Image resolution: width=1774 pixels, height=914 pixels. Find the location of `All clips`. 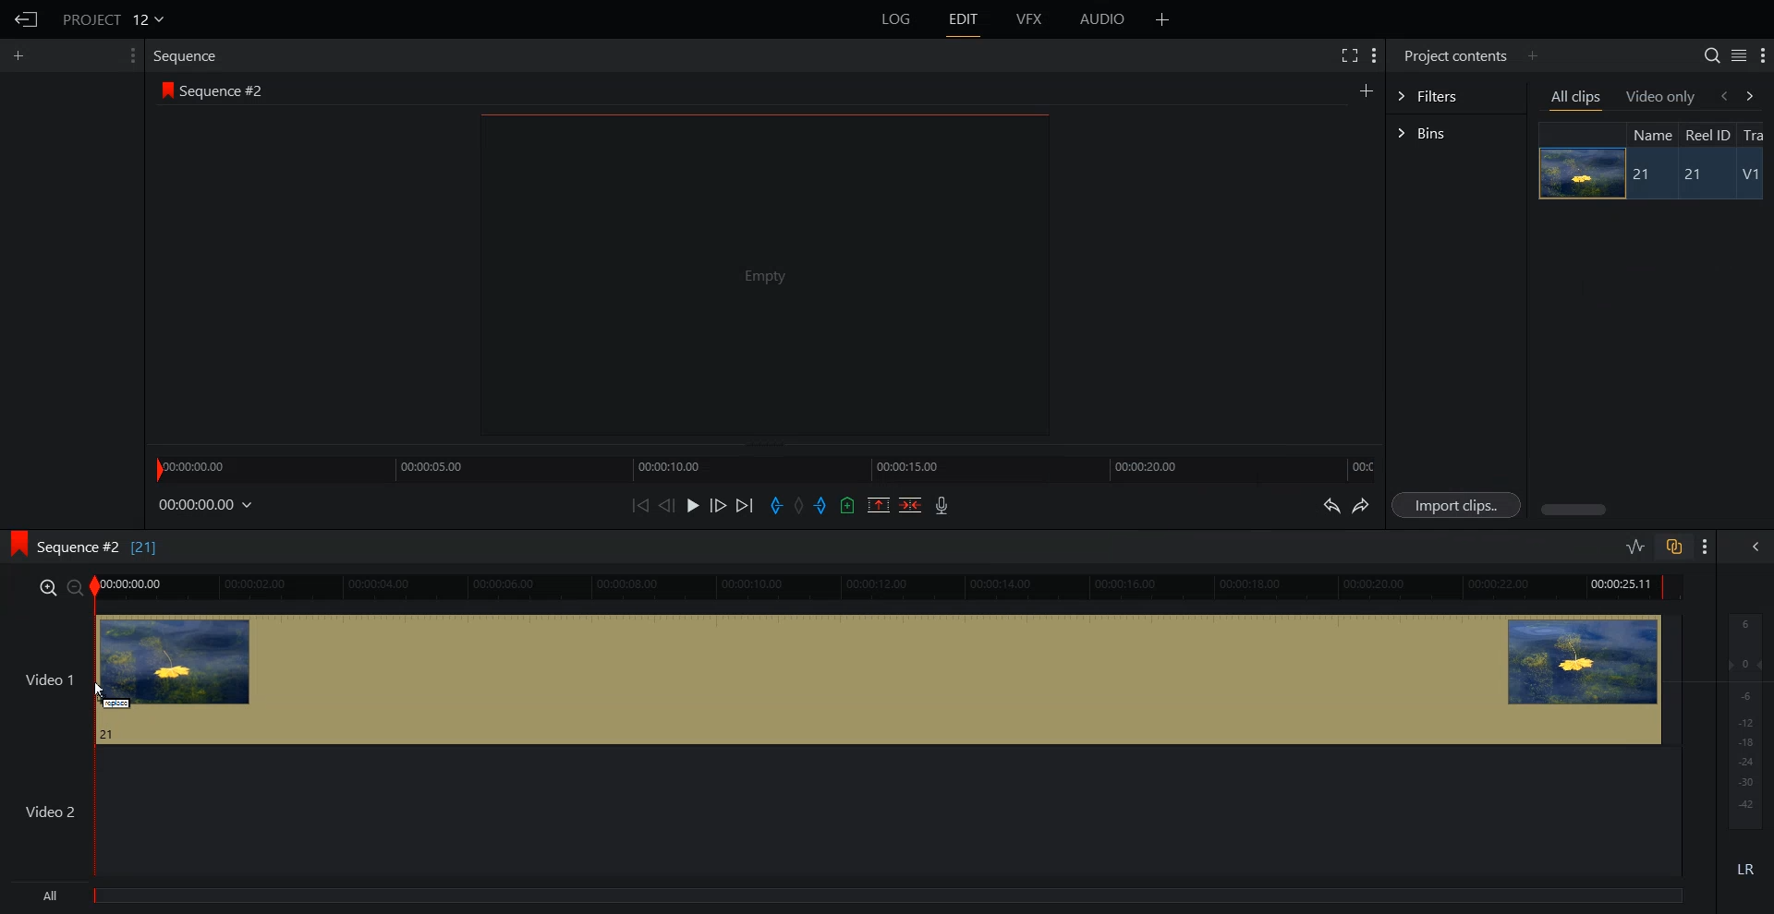

All clips is located at coordinates (1577, 98).